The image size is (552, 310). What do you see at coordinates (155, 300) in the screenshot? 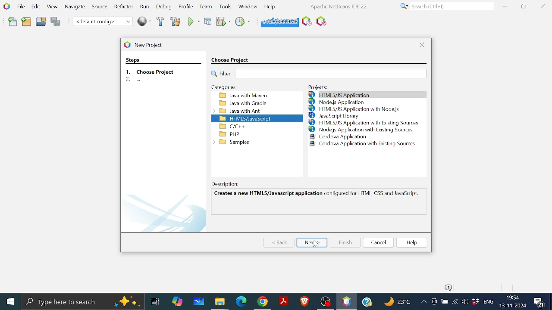
I see `Task view` at bounding box center [155, 300].